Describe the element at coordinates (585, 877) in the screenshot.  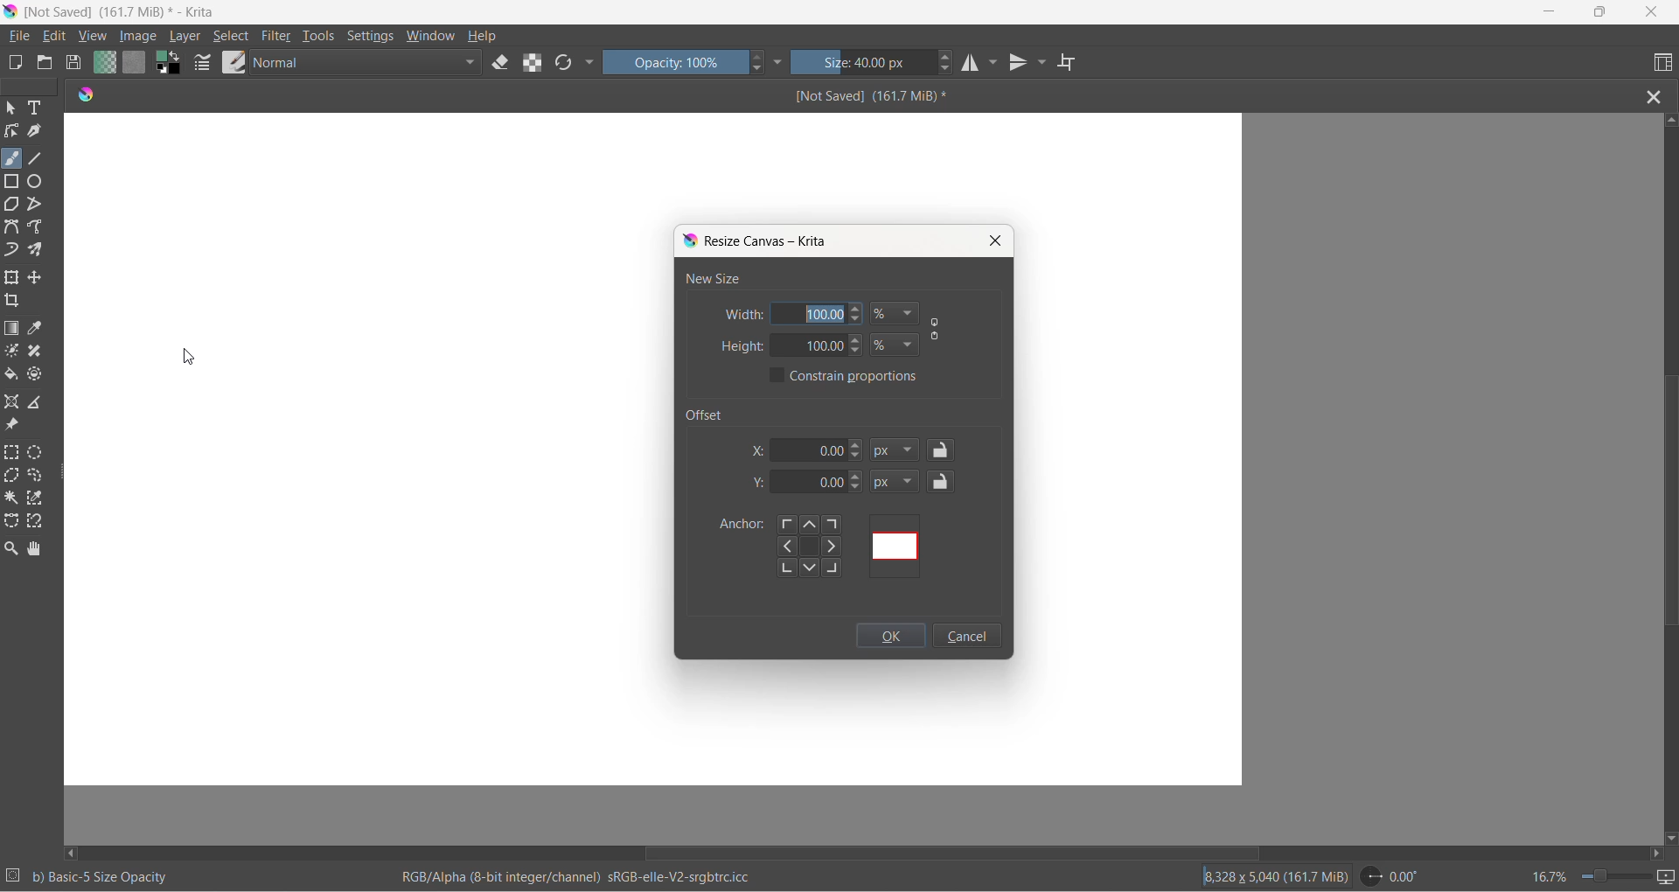
I see `rgb information` at that location.